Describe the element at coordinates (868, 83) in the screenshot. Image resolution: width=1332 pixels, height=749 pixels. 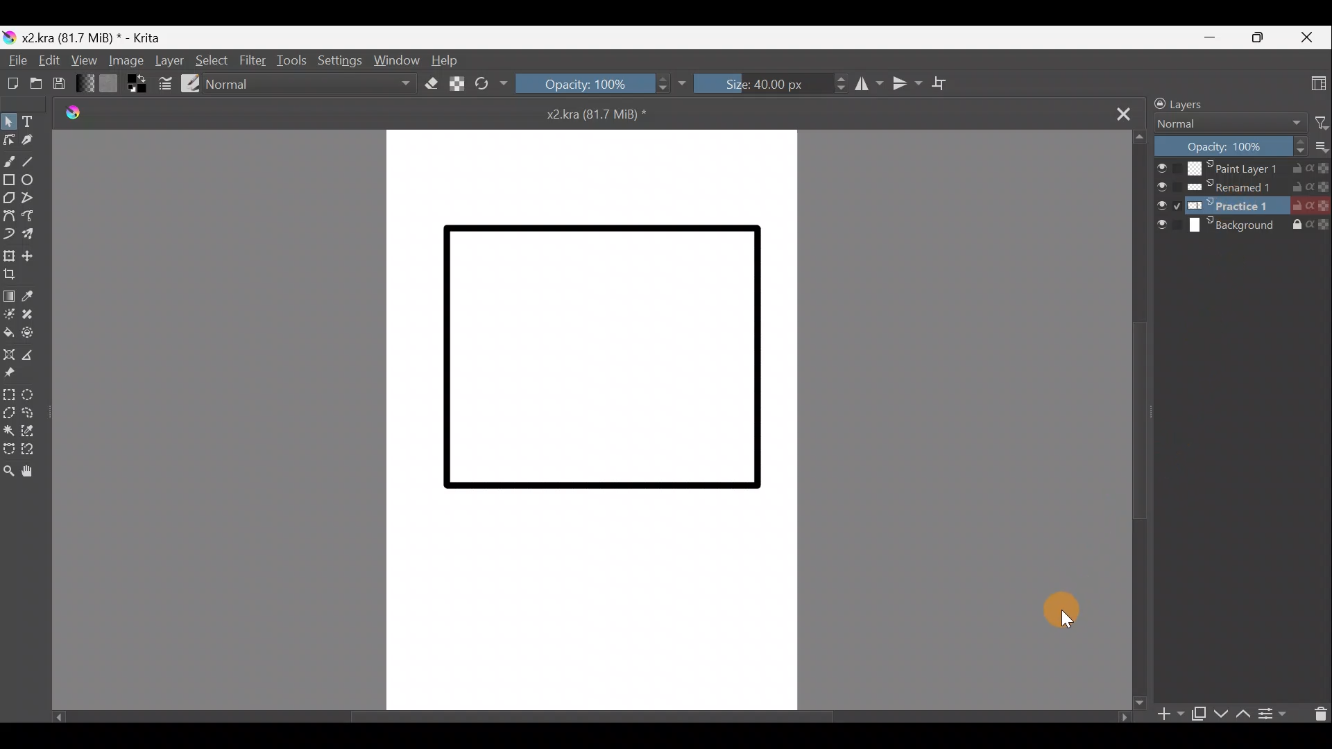
I see `Horizontal mirror tool` at that location.